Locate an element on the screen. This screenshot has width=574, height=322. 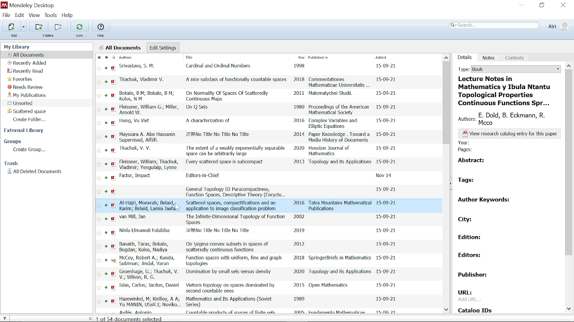
Groups is located at coordinates (13, 142).